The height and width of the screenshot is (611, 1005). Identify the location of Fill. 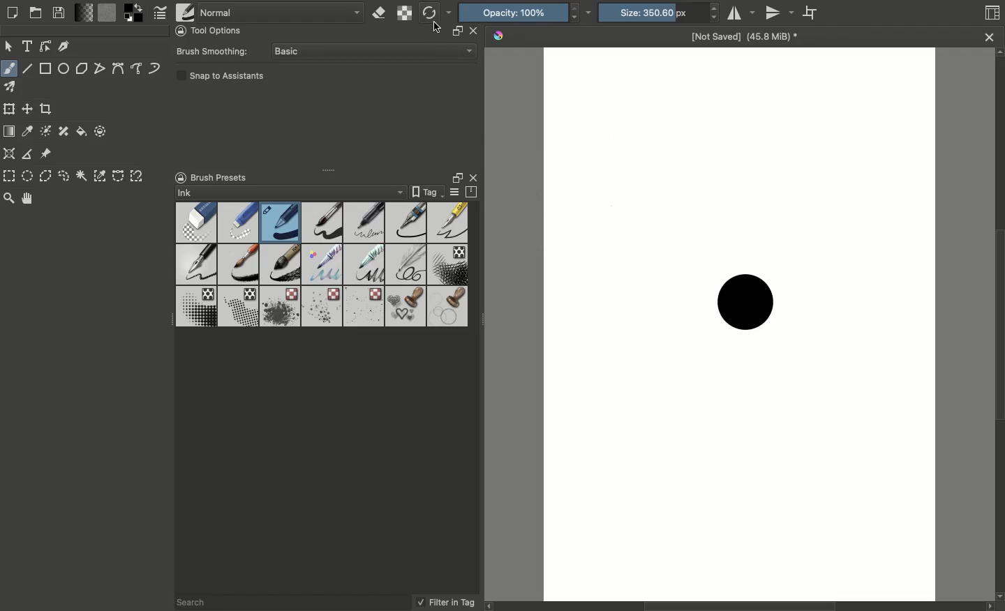
(82, 131).